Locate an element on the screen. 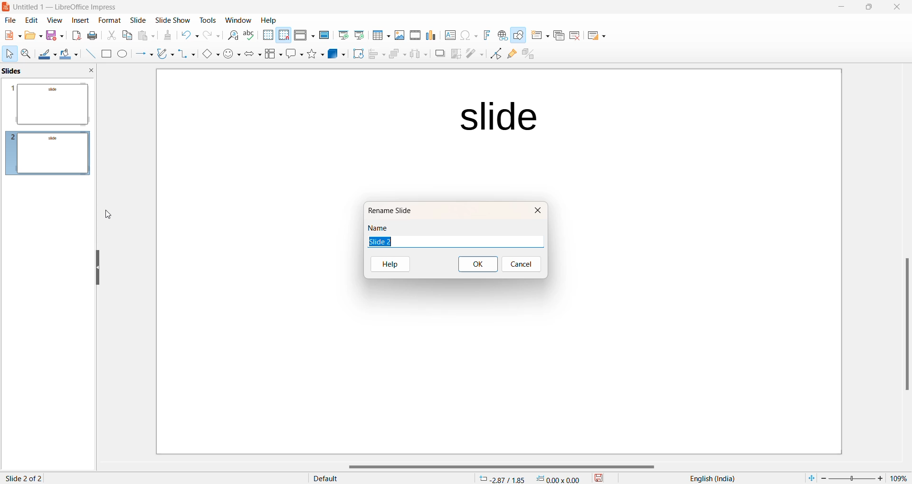  Insert images is located at coordinates (398, 34).